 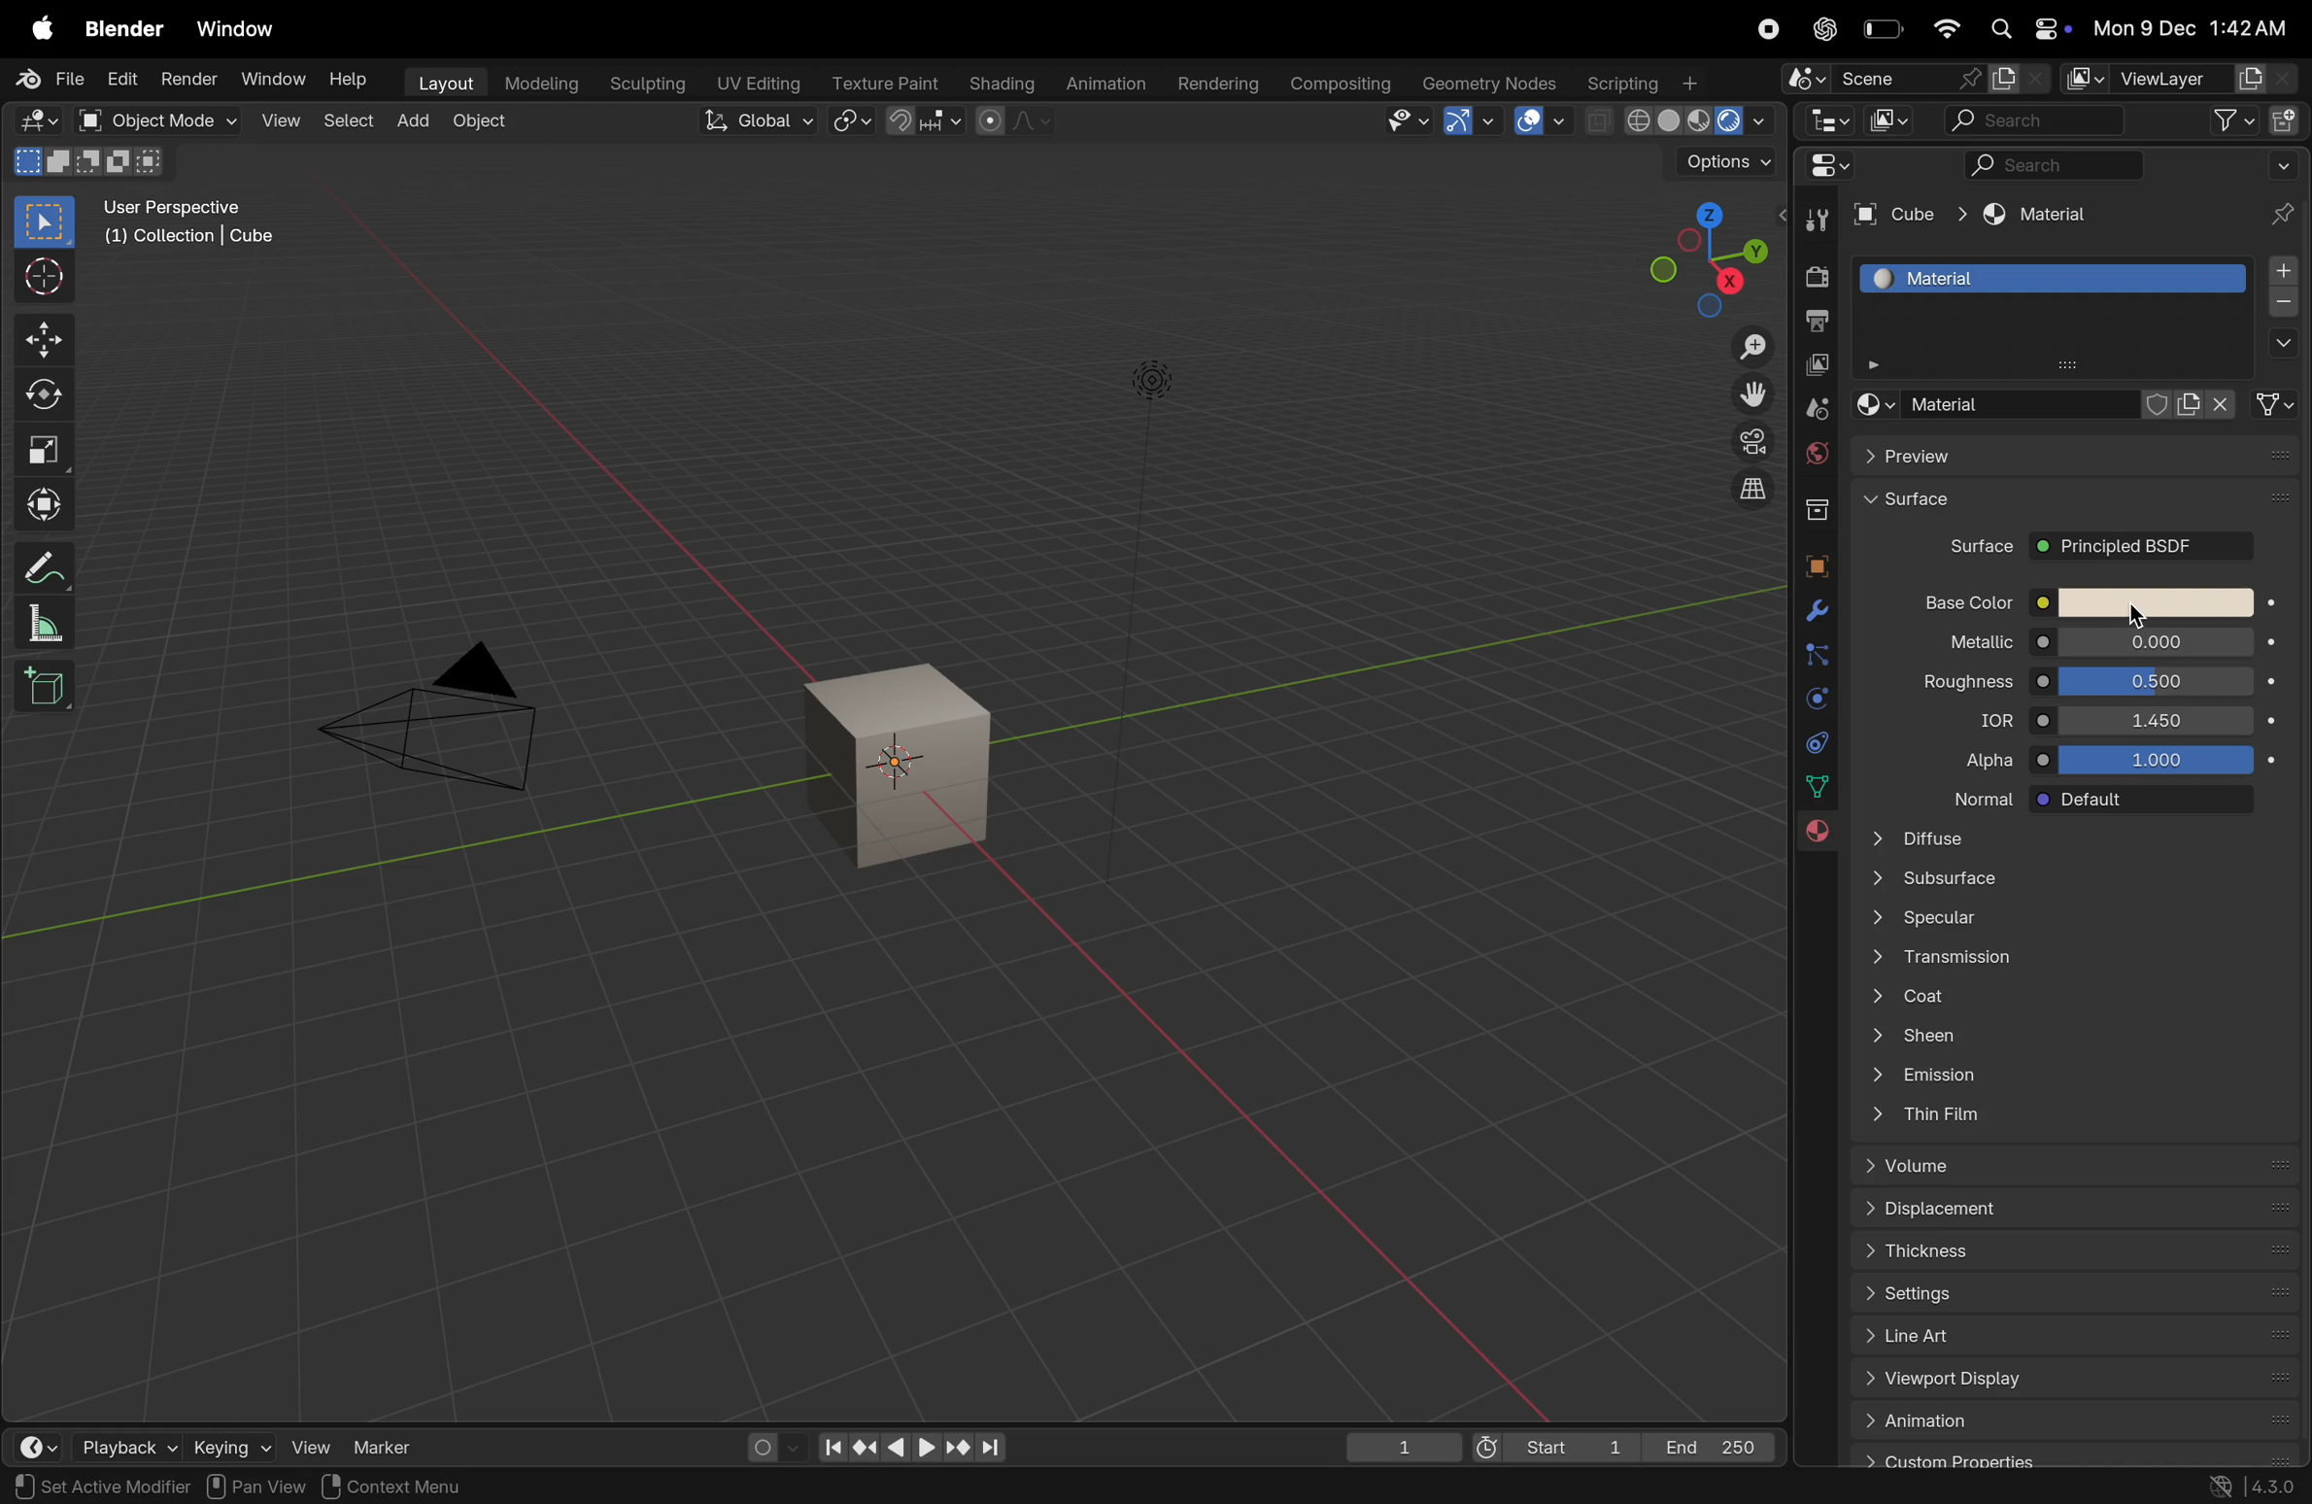 What do you see at coordinates (2068, 1078) in the screenshot?
I see `emmision` at bounding box center [2068, 1078].